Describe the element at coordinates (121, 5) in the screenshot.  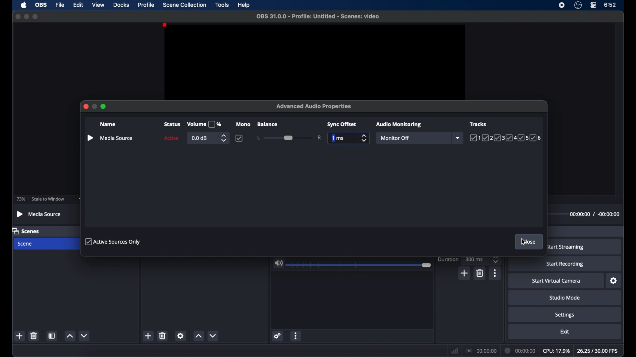
I see `docks` at that location.